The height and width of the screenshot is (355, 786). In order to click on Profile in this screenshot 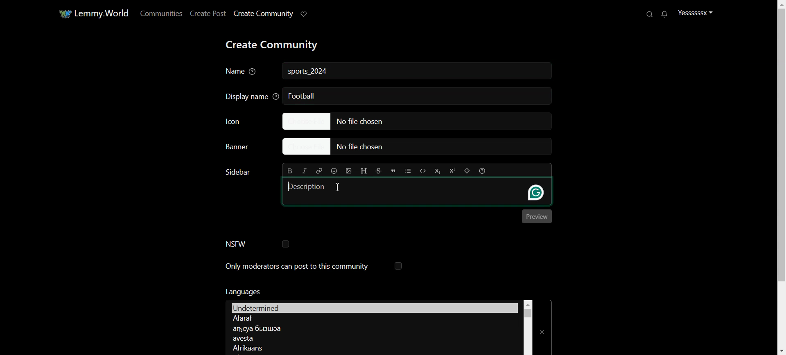, I will do `click(695, 12)`.